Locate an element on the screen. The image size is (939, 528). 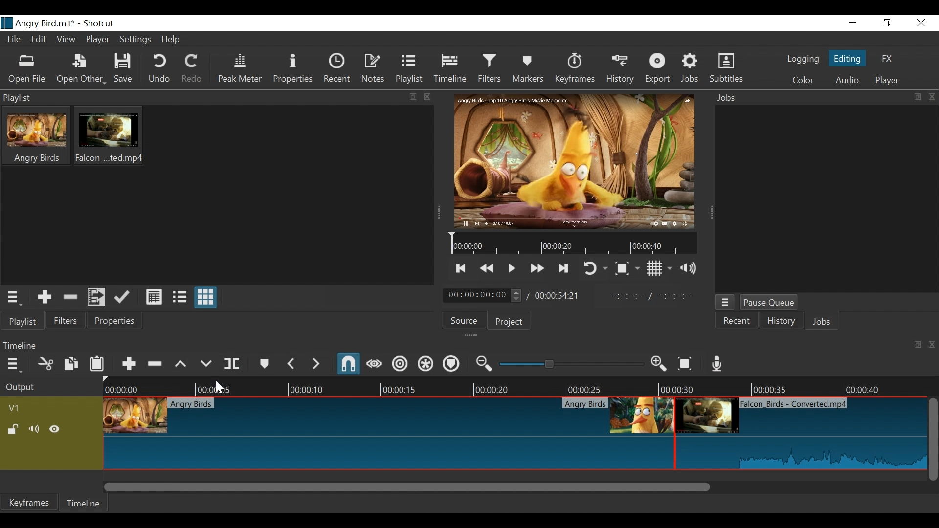
Jobs Panel is located at coordinates (824, 98).